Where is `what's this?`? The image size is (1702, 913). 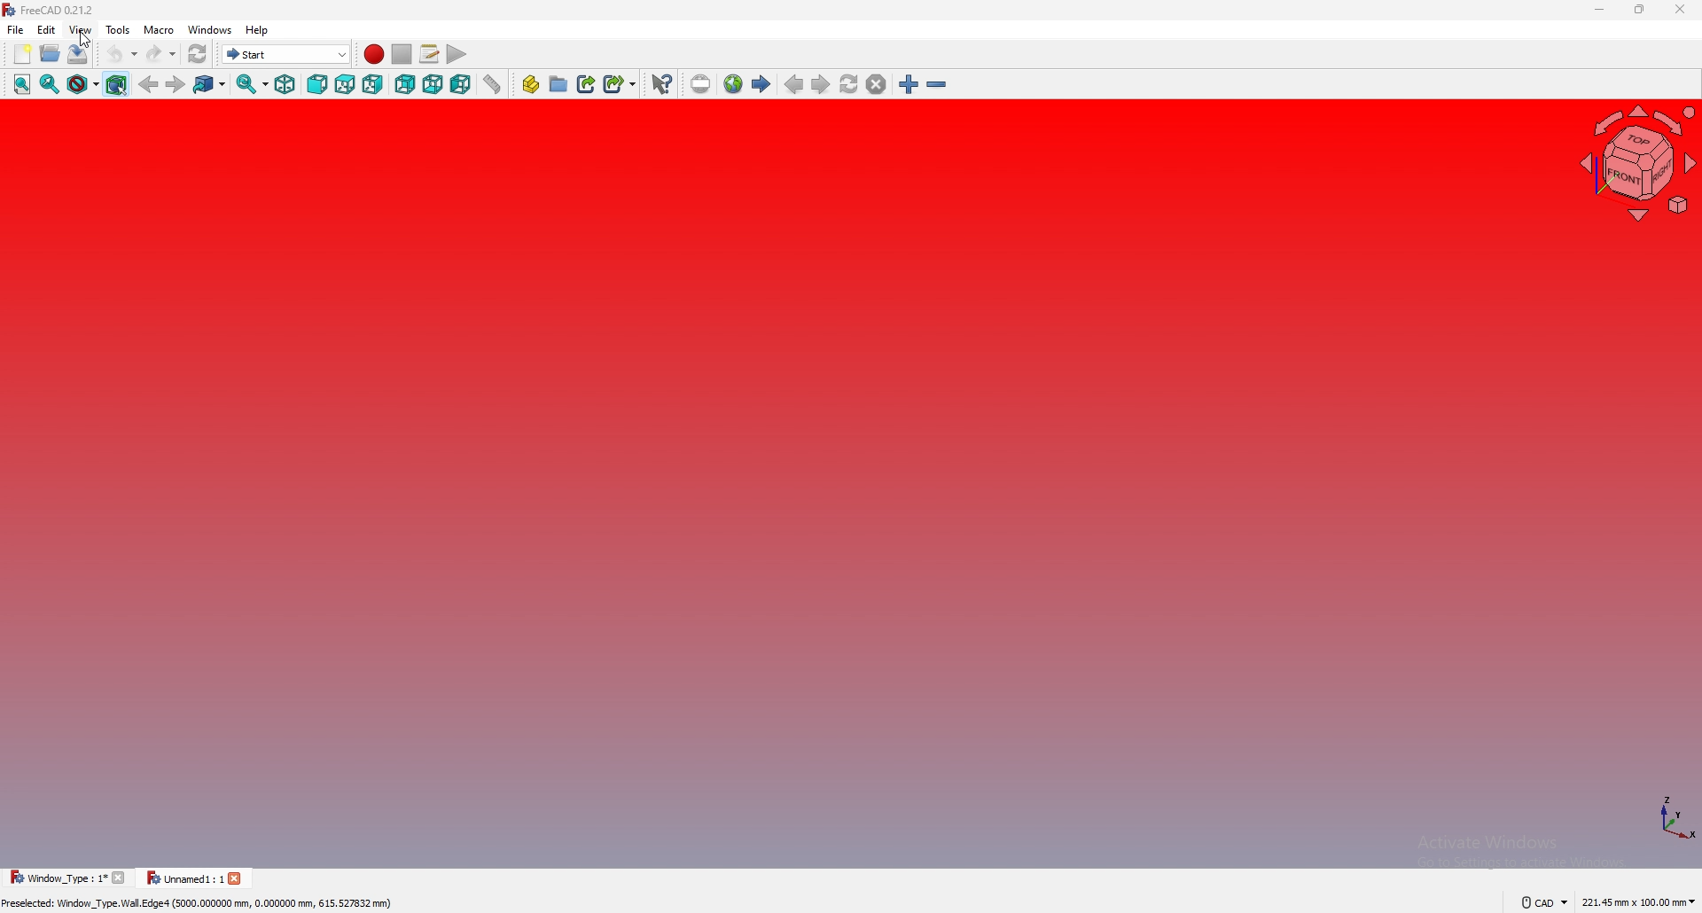
what's this? is located at coordinates (661, 83).